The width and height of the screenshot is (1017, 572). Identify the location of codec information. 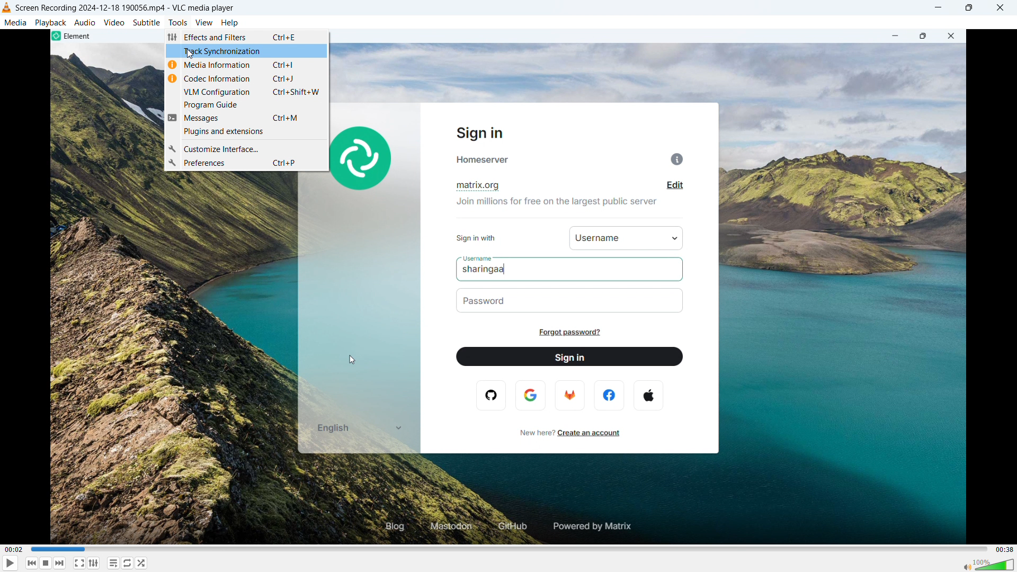
(246, 78).